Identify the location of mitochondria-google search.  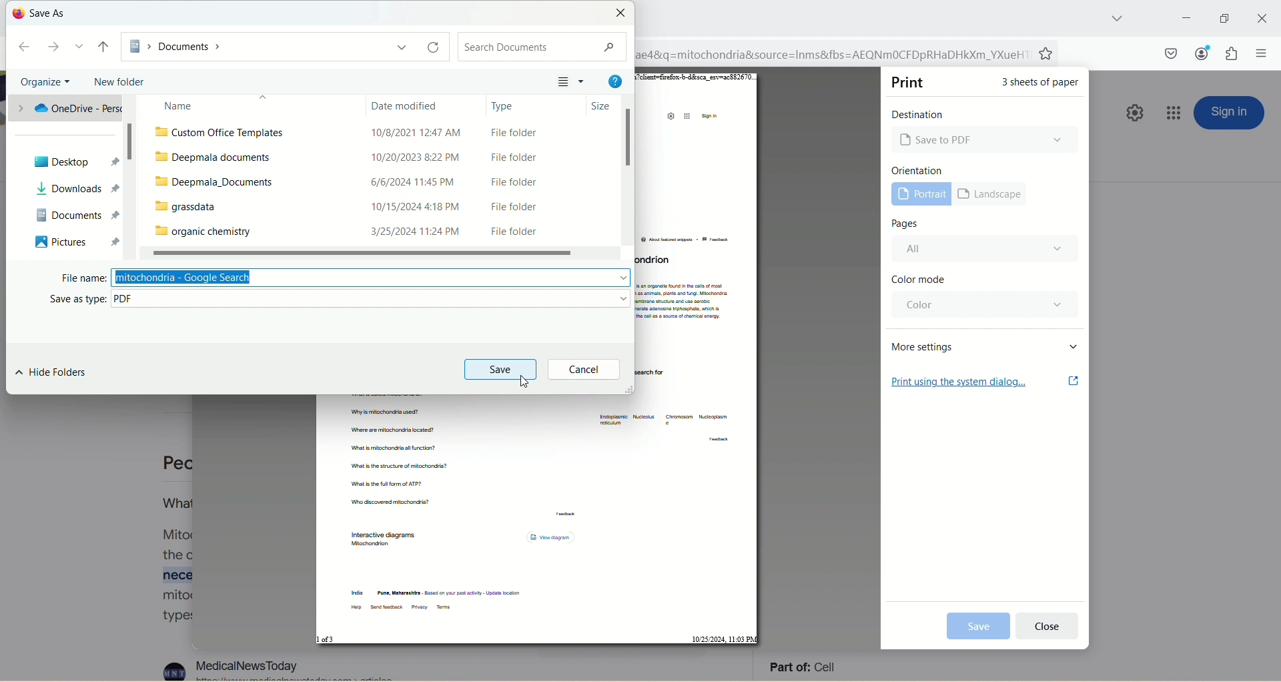
(371, 278).